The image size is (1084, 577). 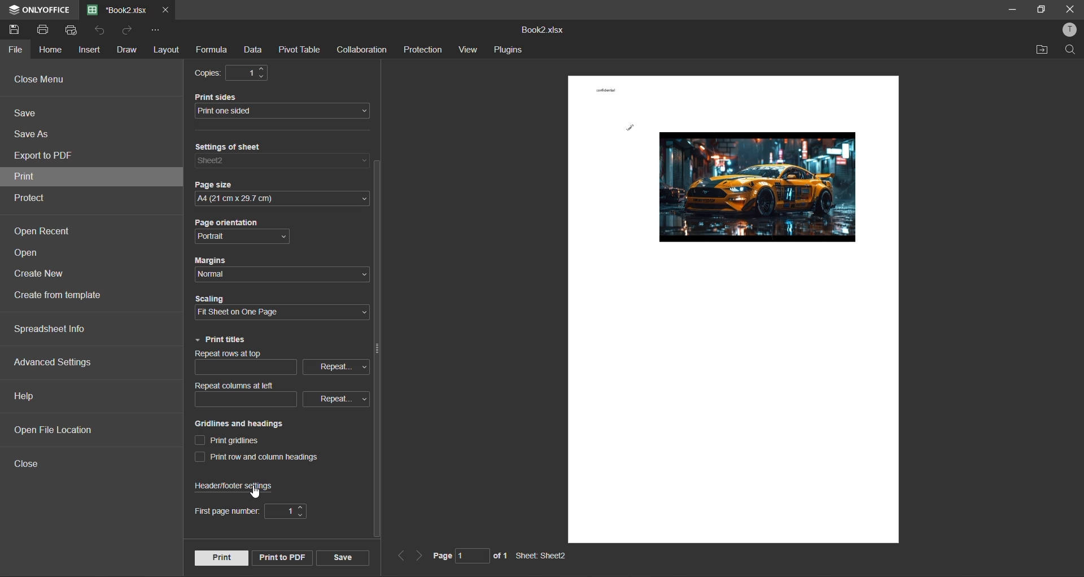 What do you see at coordinates (224, 340) in the screenshot?
I see `print titles` at bounding box center [224, 340].